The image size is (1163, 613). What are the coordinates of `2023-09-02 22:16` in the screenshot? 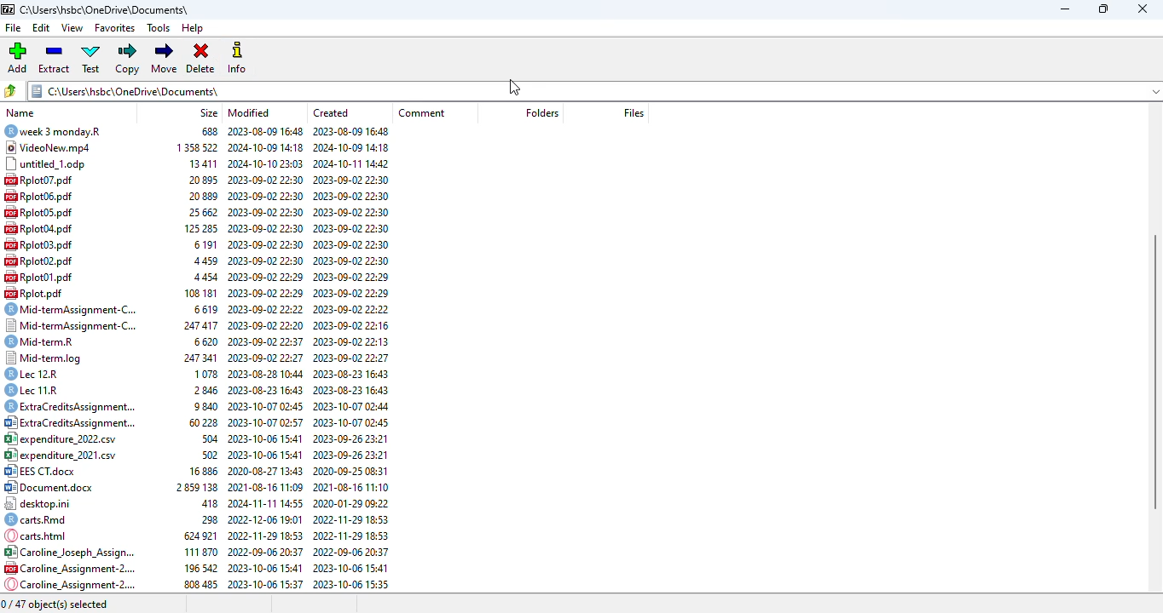 It's located at (353, 325).